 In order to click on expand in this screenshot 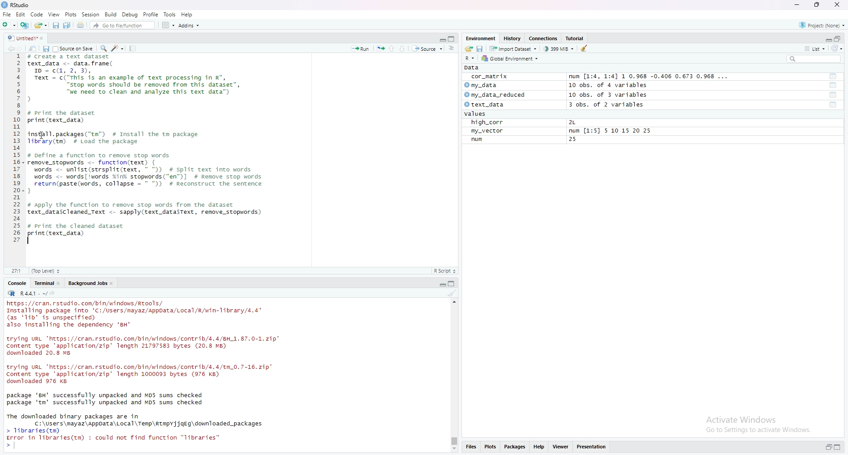, I will do `click(827, 447)`.